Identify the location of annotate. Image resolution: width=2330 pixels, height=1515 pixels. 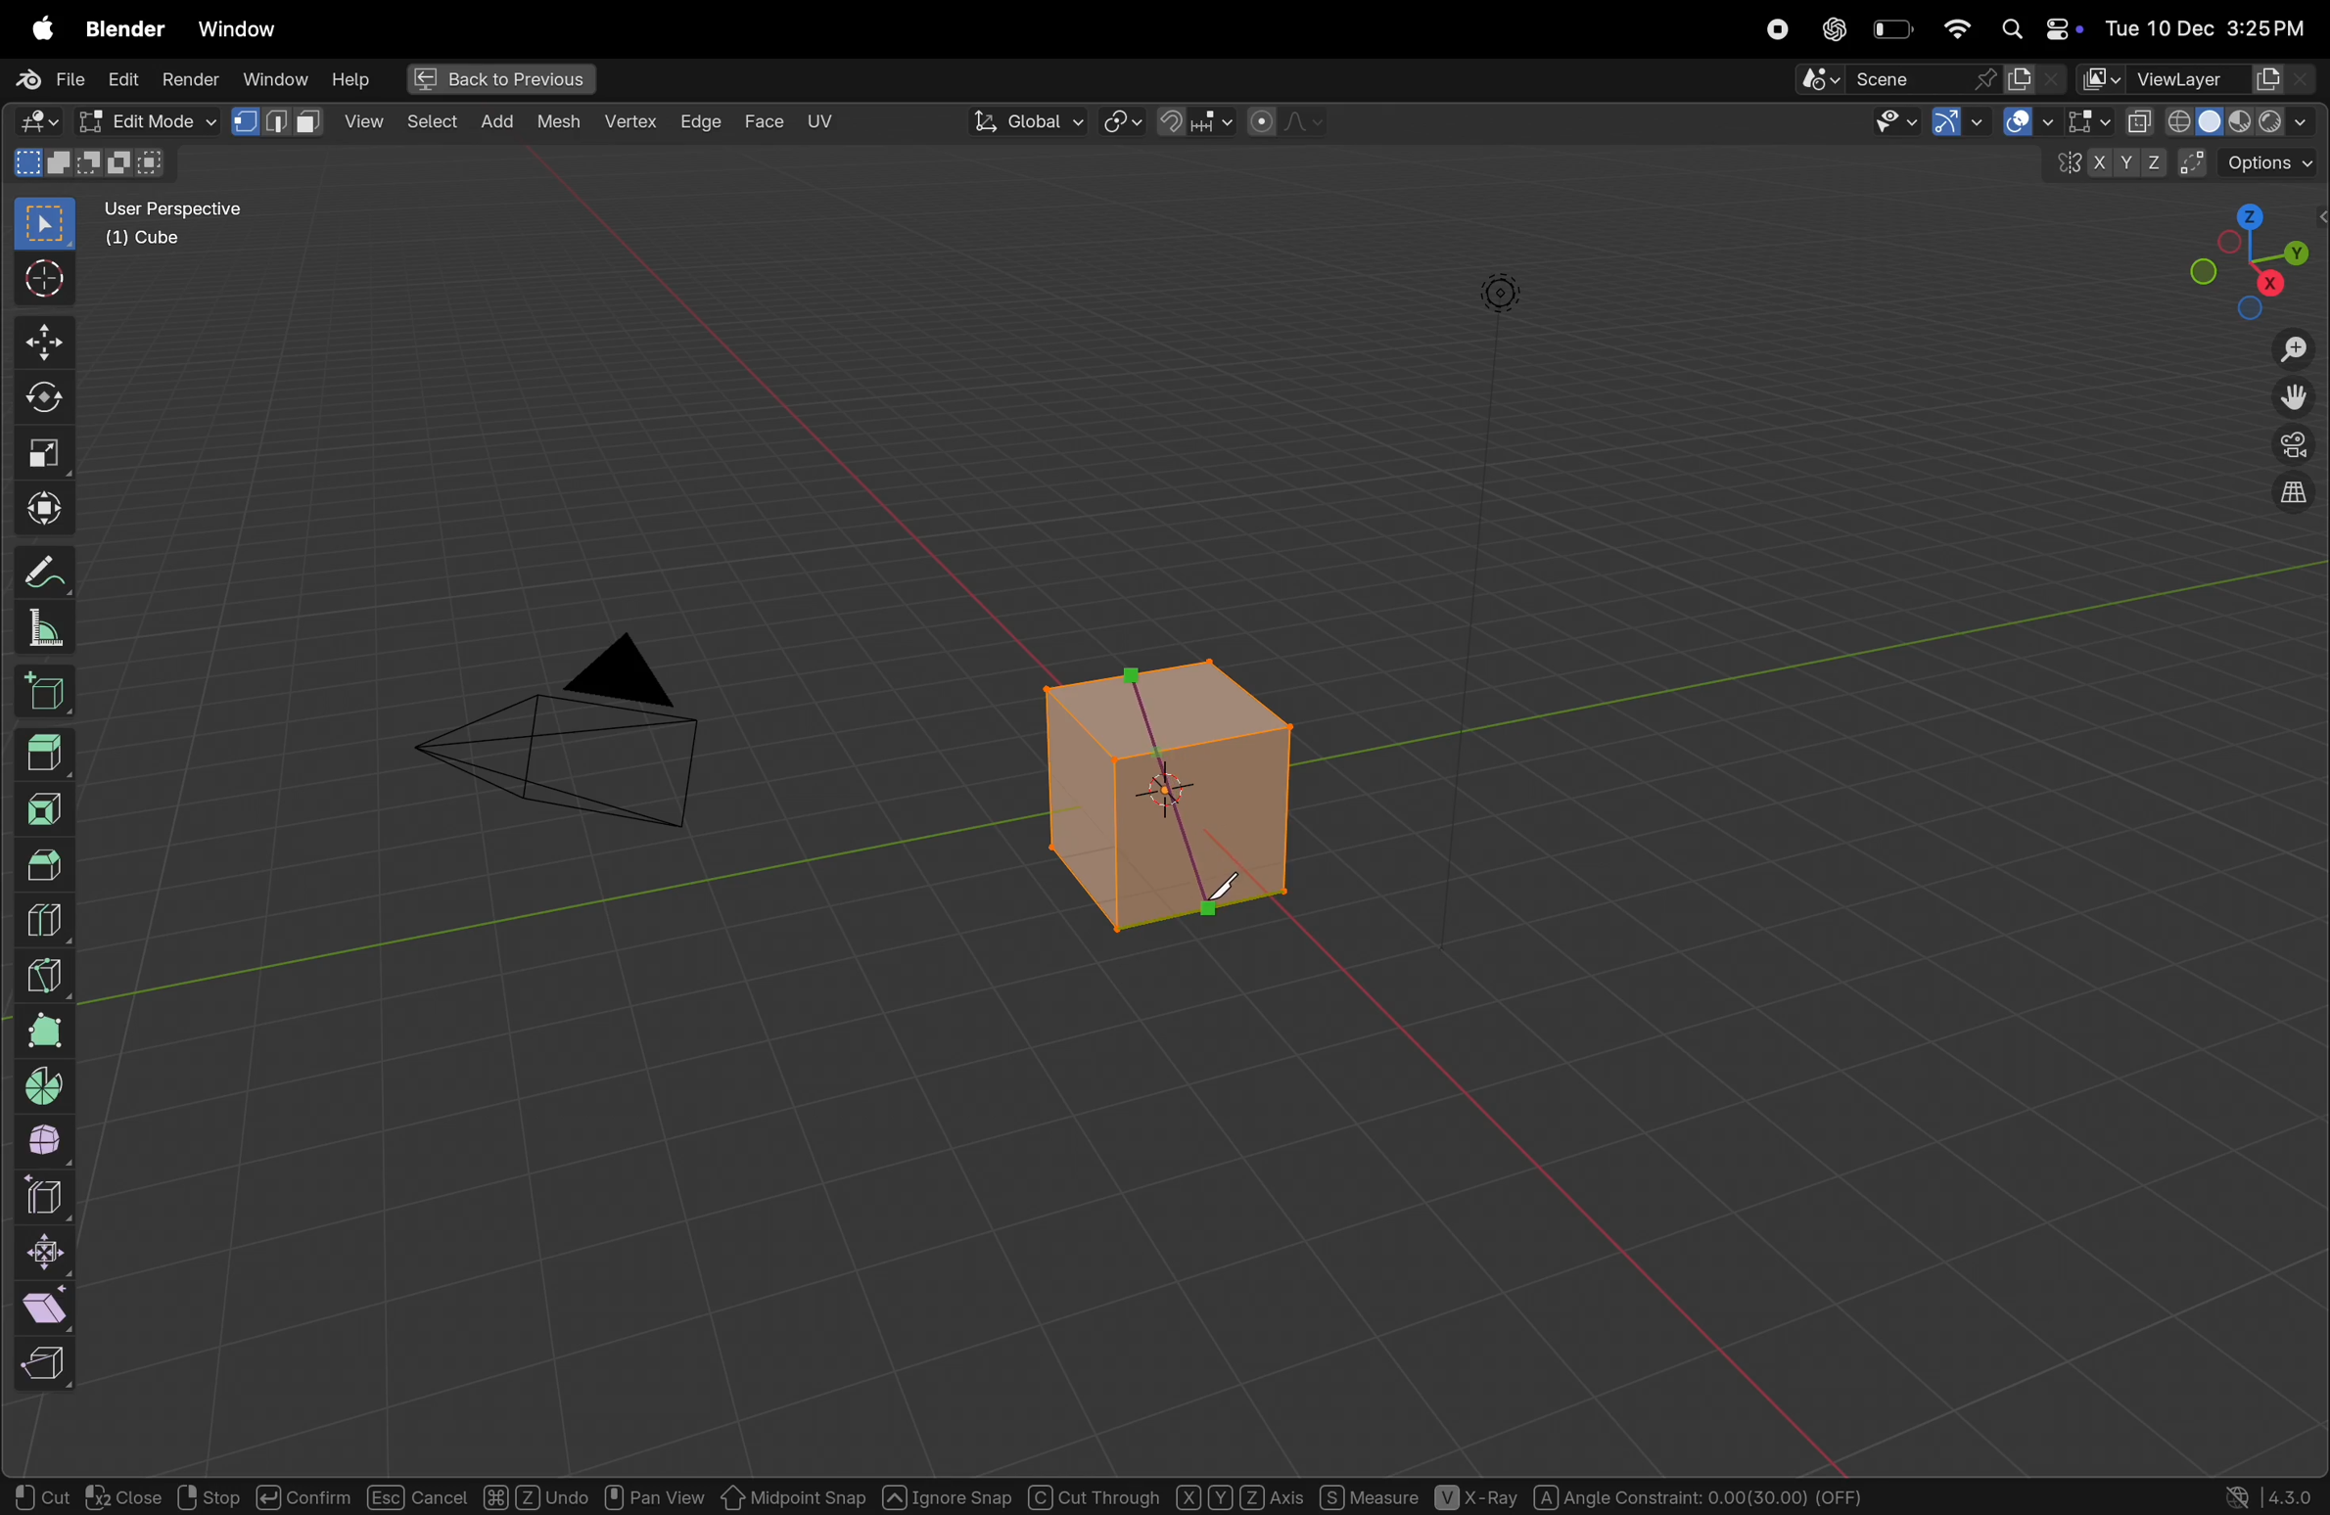
(43, 575).